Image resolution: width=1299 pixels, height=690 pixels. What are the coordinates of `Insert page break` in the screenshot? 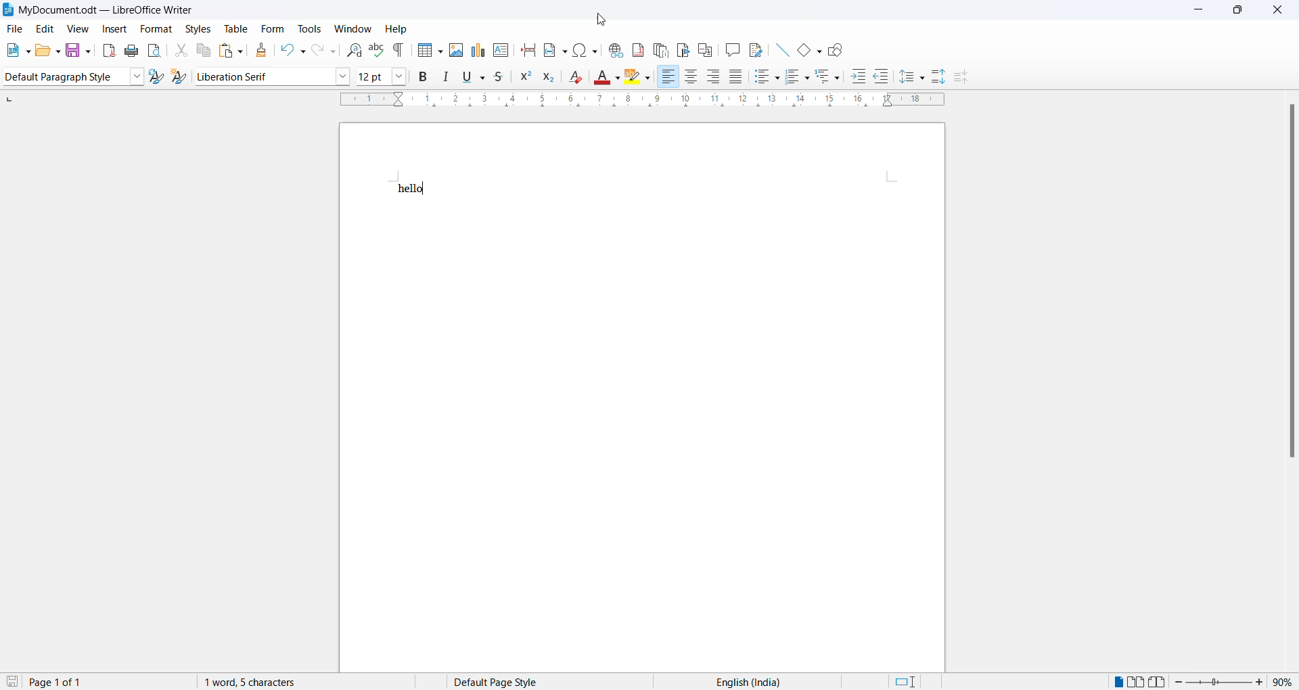 It's located at (527, 53).